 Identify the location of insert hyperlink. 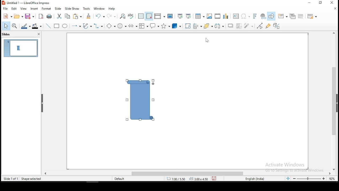
(263, 16).